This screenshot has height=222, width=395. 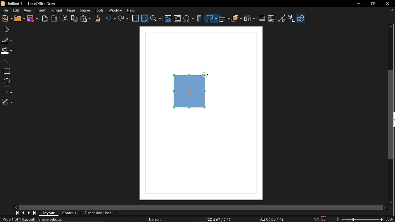 I want to click on Move up, so click(x=391, y=27).